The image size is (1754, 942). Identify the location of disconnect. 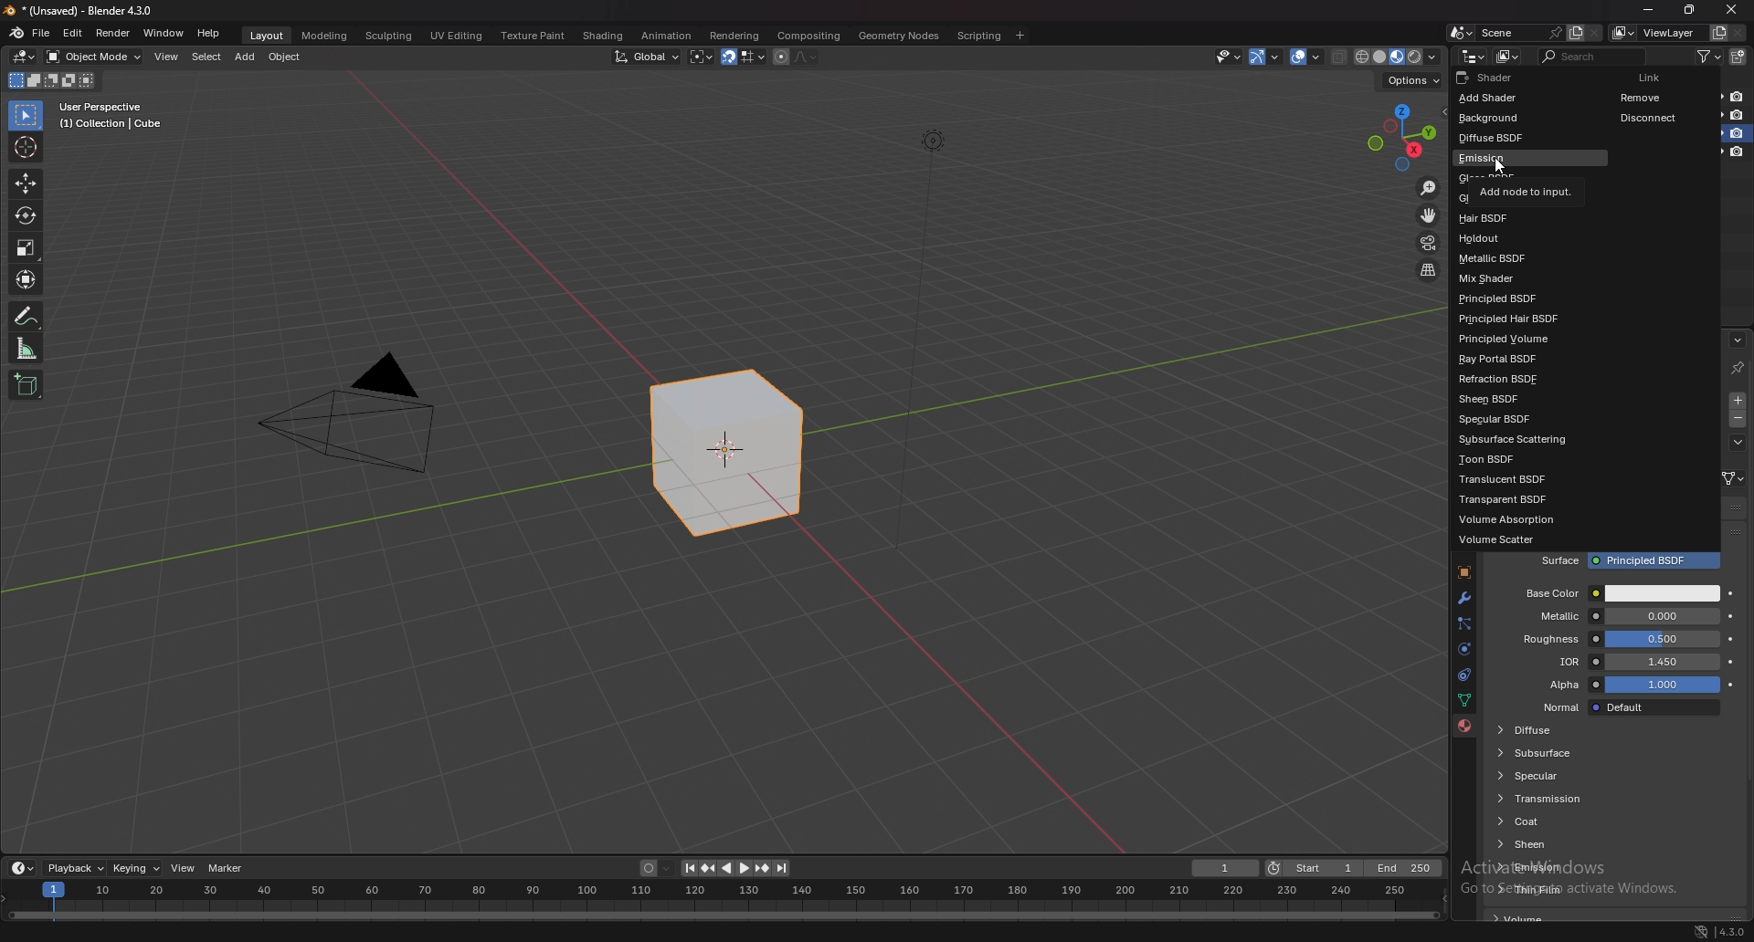
(1657, 118).